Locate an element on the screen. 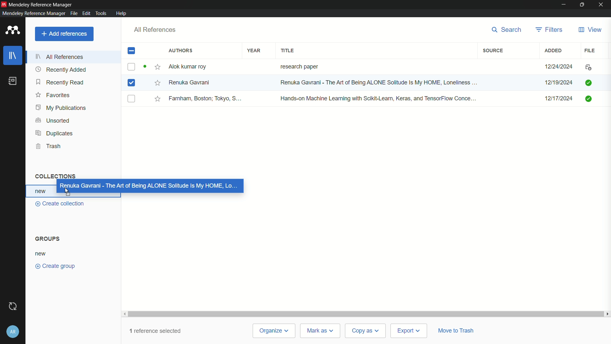 The image size is (611, 344). Starred is located at coordinates (156, 82).